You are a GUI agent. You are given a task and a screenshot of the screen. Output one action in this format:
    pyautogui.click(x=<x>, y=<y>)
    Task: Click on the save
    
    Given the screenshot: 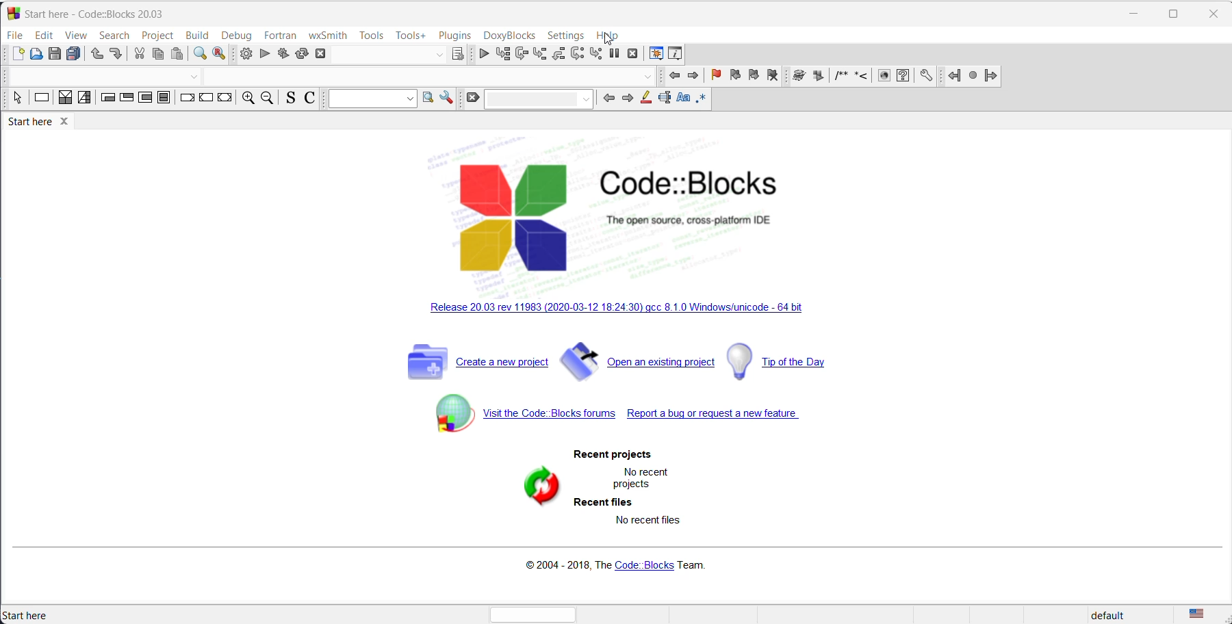 What is the action you would take?
    pyautogui.click(x=53, y=55)
    